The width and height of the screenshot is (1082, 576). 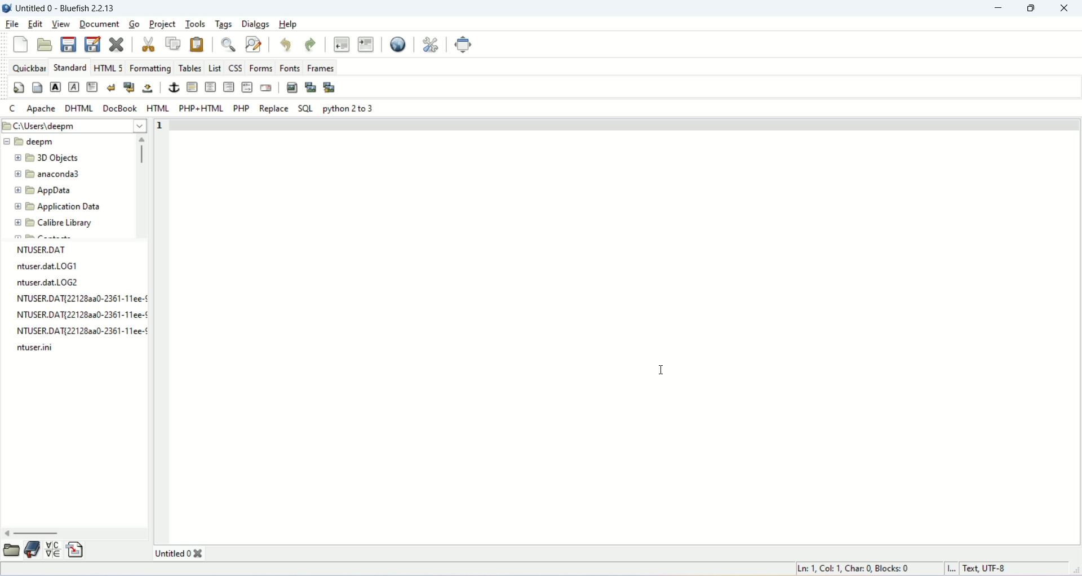 What do you see at coordinates (20, 45) in the screenshot?
I see `new` at bounding box center [20, 45].